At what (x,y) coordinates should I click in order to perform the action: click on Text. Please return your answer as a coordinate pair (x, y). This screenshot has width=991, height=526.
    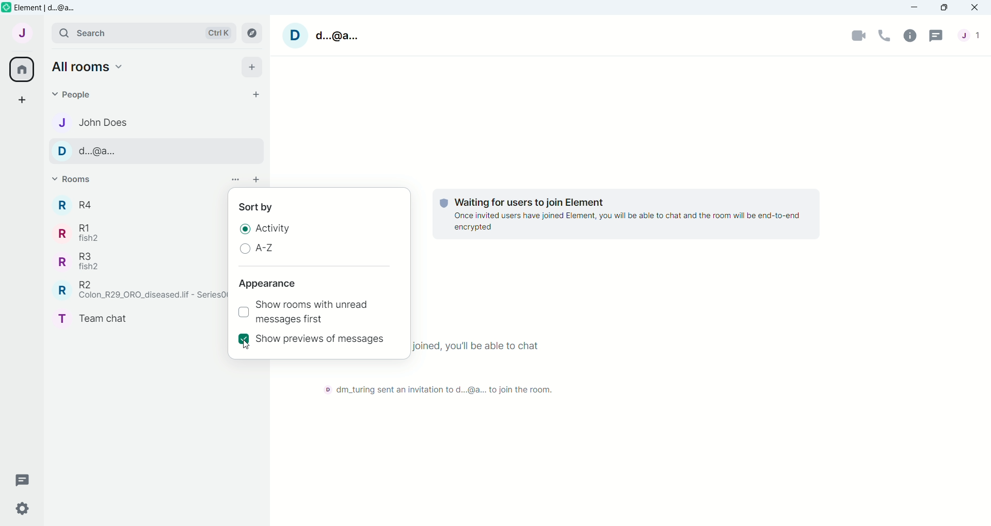
    Looking at the image, I should click on (627, 215).